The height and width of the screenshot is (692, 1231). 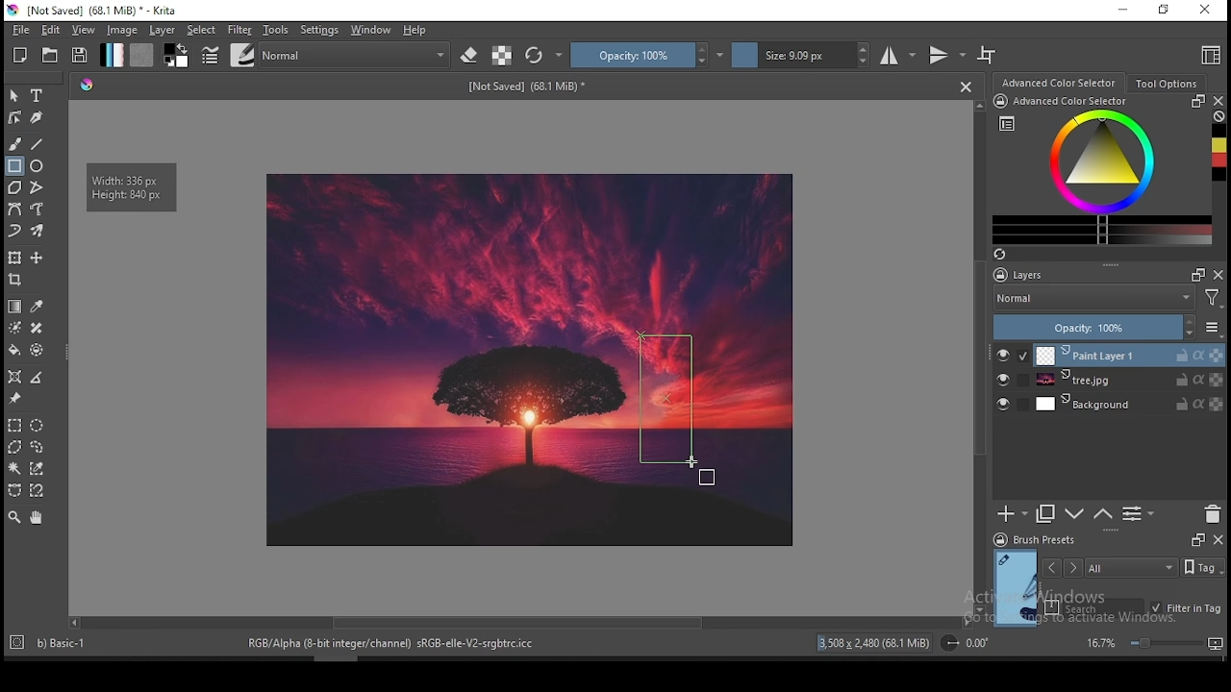 I want to click on assistant tool, so click(x=15, y=376).